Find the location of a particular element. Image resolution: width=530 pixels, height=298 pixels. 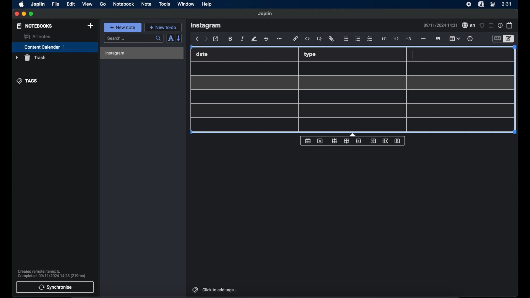

spell check is located at coordinates (469, 25).